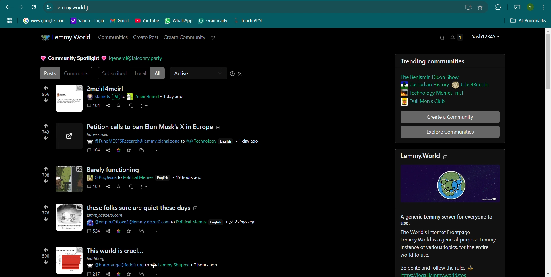 The height and width of the screenshot is (277, 551). Describe the element at coordinates (119, 151) in the screenshot. I see `star` at that location.